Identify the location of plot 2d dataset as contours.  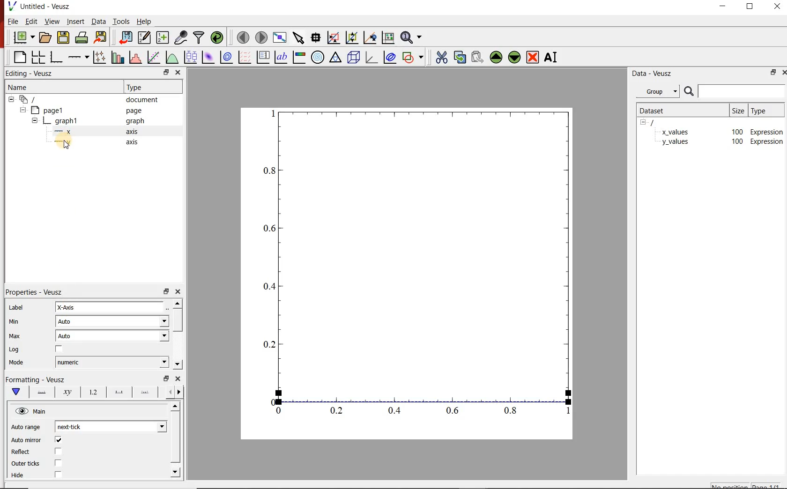
(227, 57).